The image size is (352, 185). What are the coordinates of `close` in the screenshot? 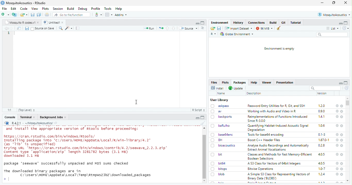 It's located at (342, 117).